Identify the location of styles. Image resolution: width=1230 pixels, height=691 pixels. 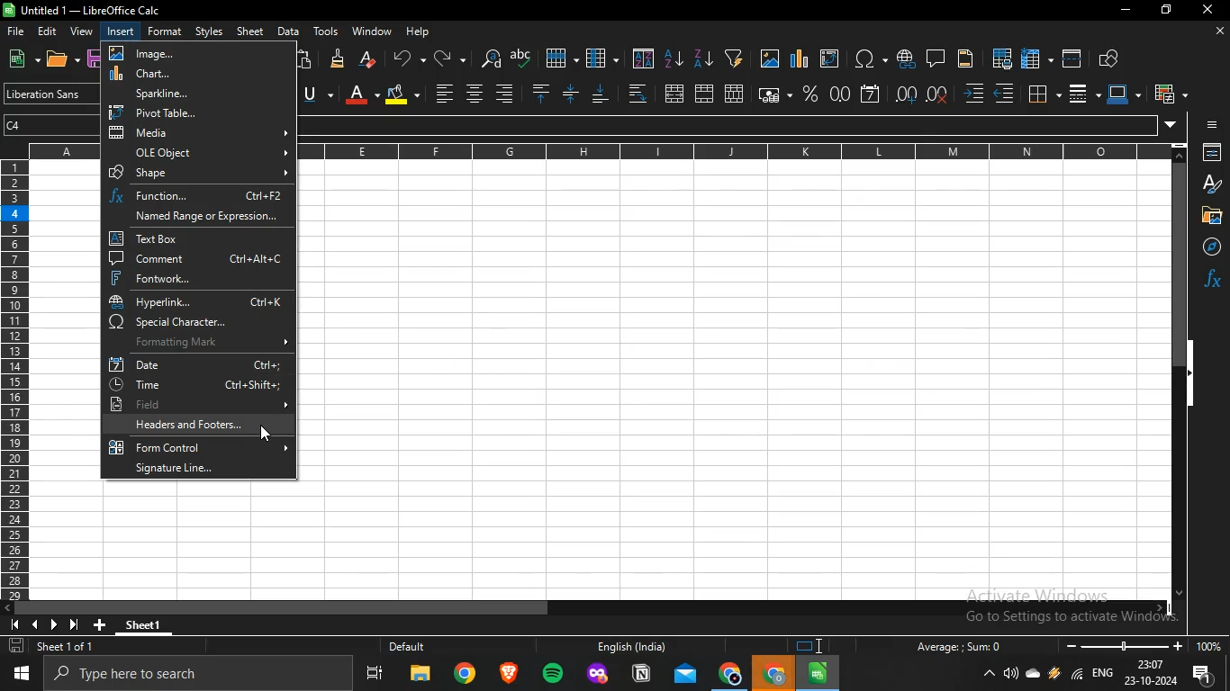
(1212, 184).